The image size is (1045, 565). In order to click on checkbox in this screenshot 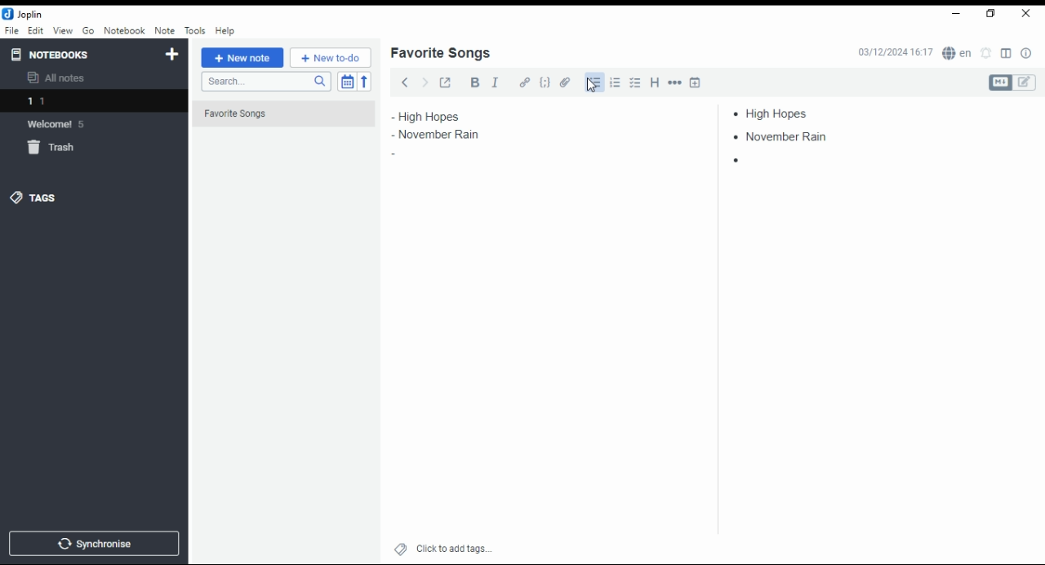, I will do `click(634, 84)`.